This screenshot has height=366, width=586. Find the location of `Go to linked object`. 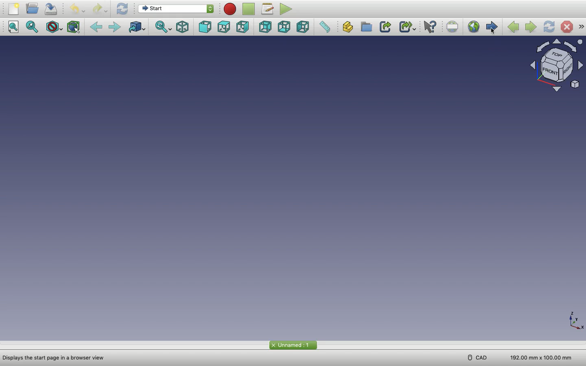

Go to linked object is located at coordinates (136, 27).